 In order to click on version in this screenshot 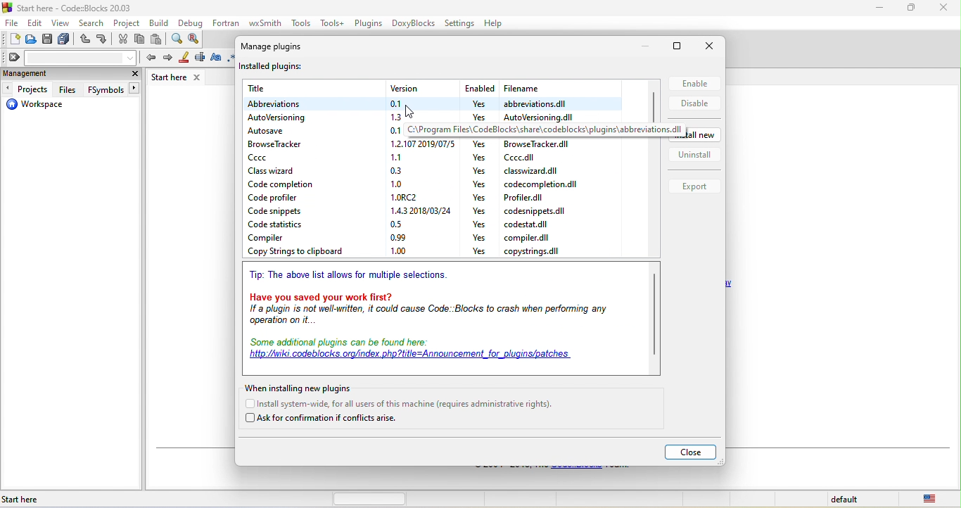, I will do `click(424, 88)`.